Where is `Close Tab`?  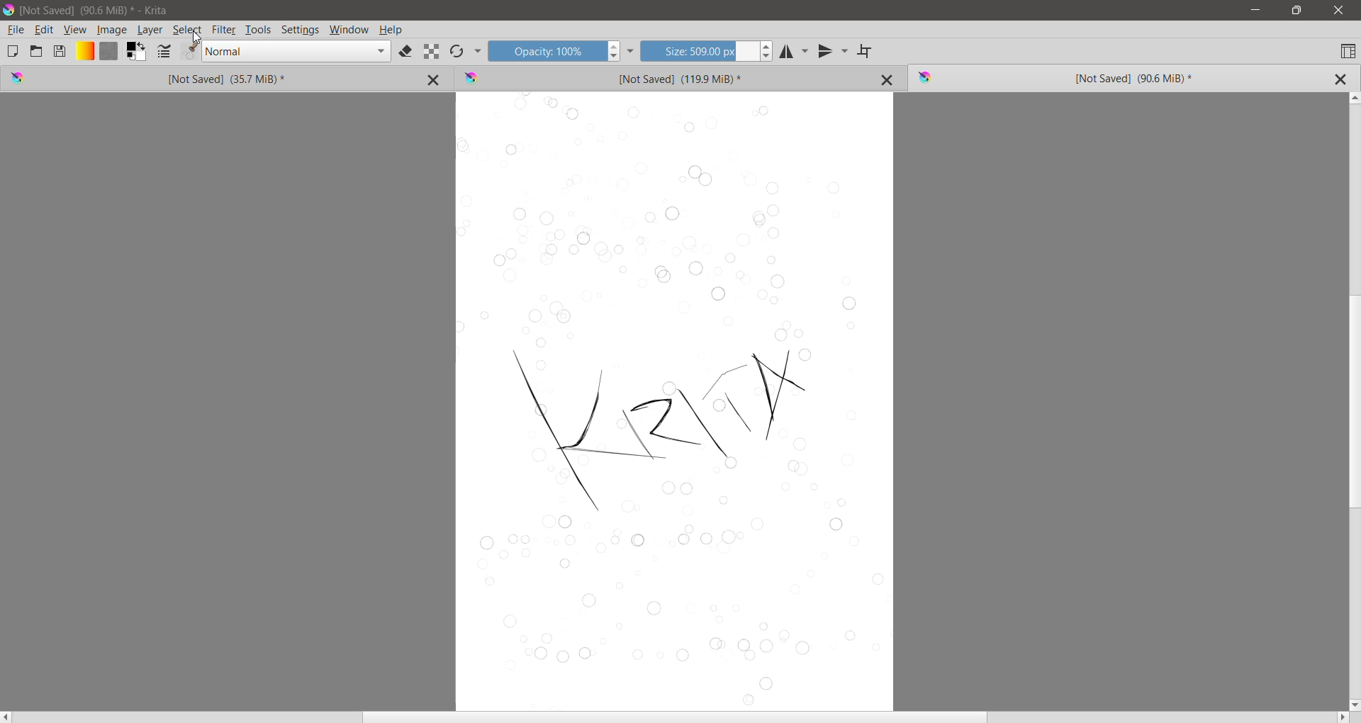 Close Tab is located at coordinates (887, 79).